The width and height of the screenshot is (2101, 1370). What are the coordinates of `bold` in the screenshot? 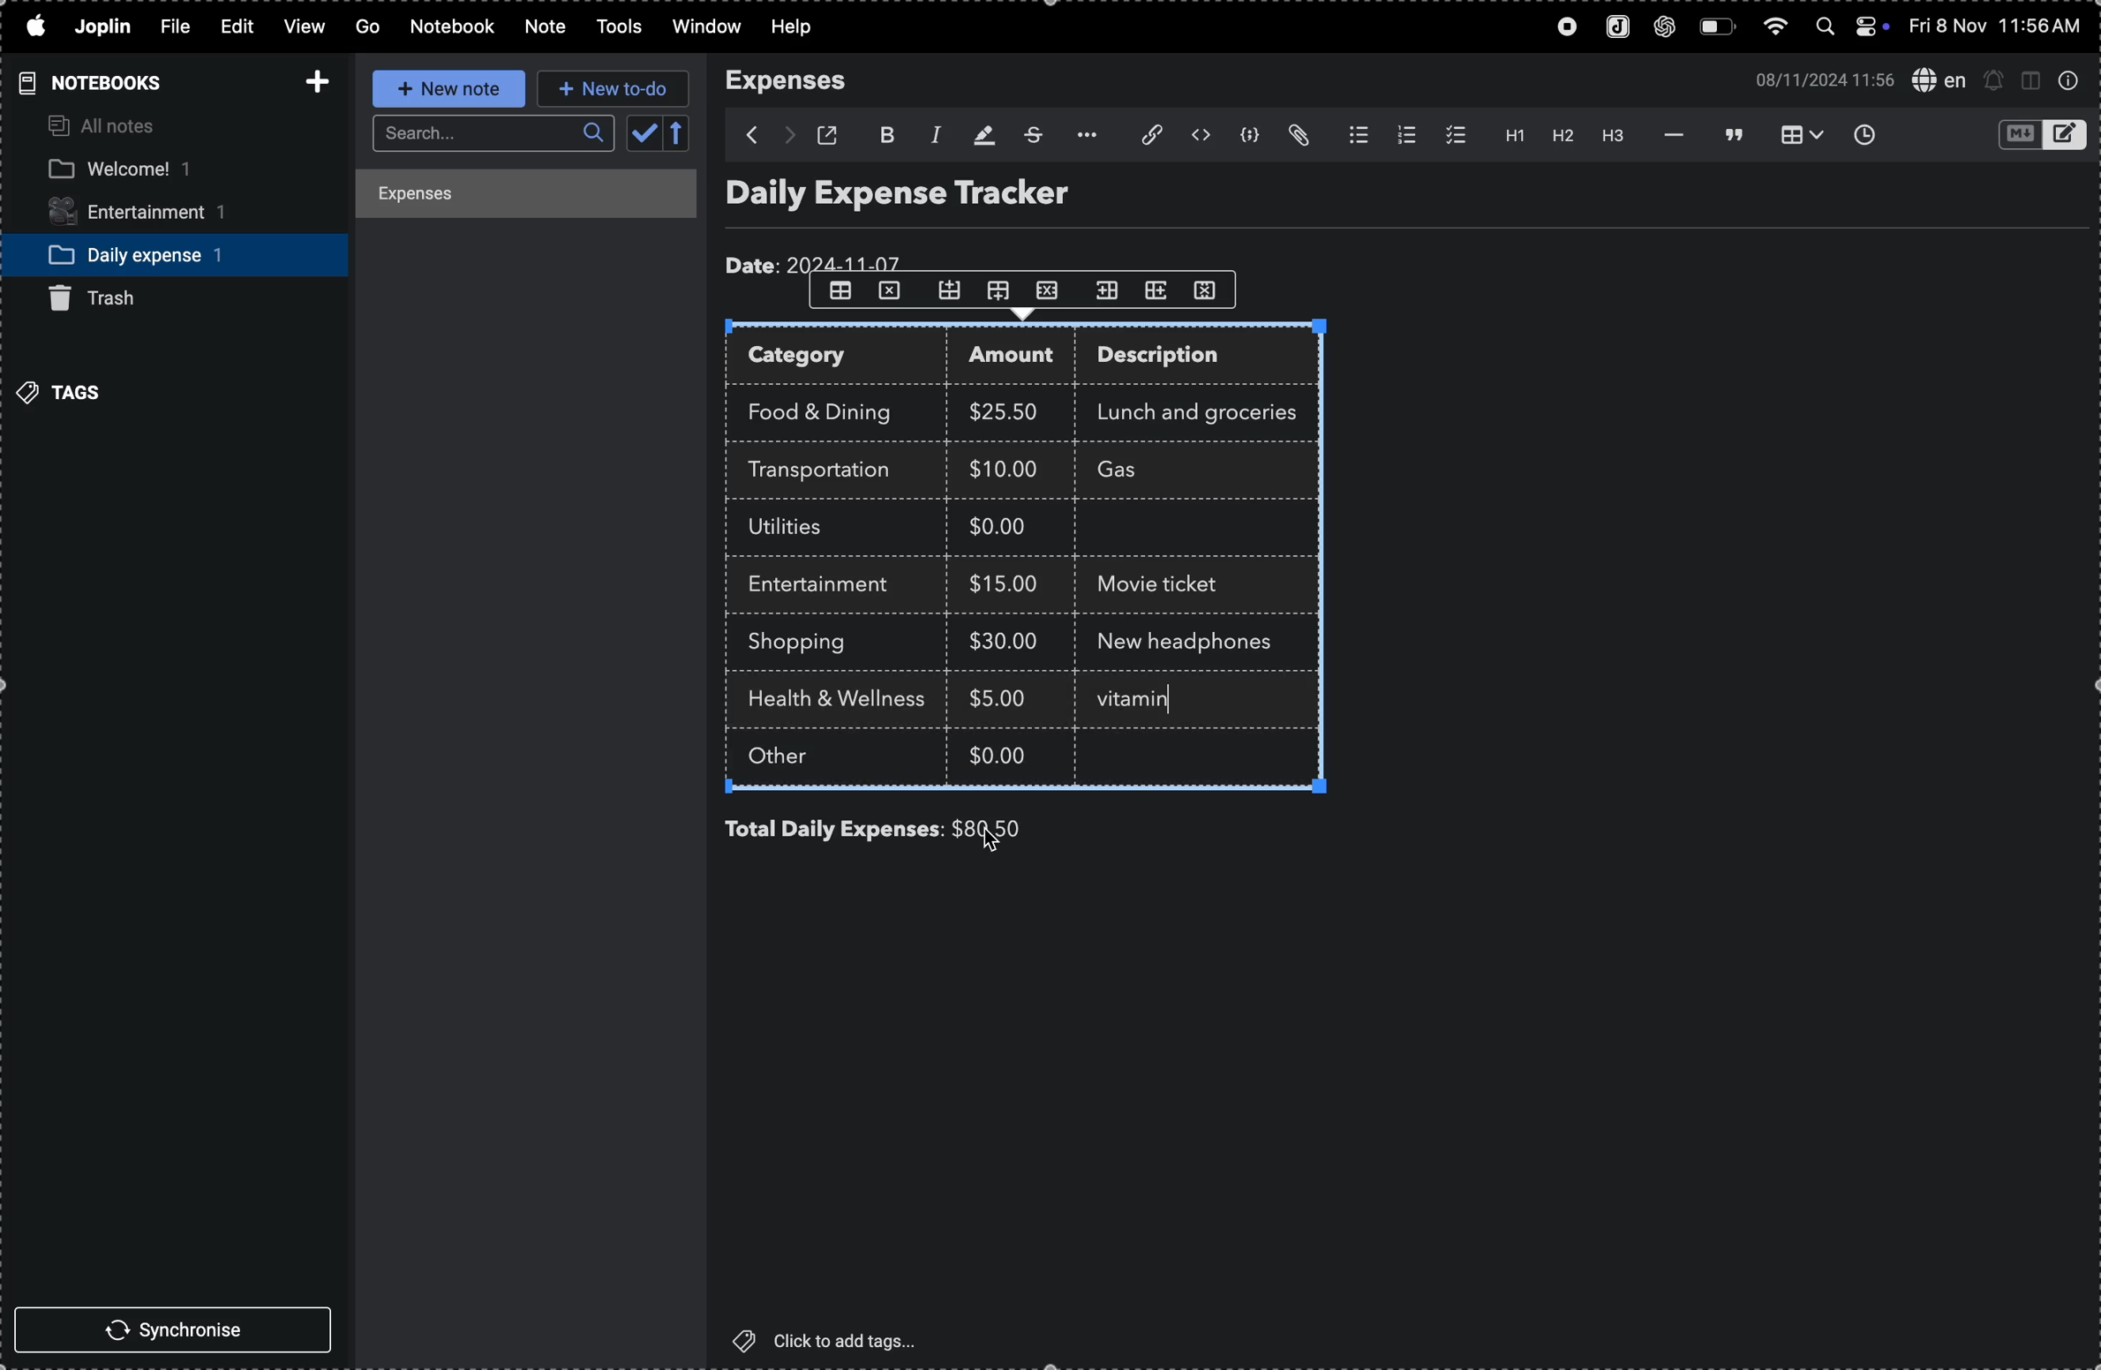 It's located at (885, 132).